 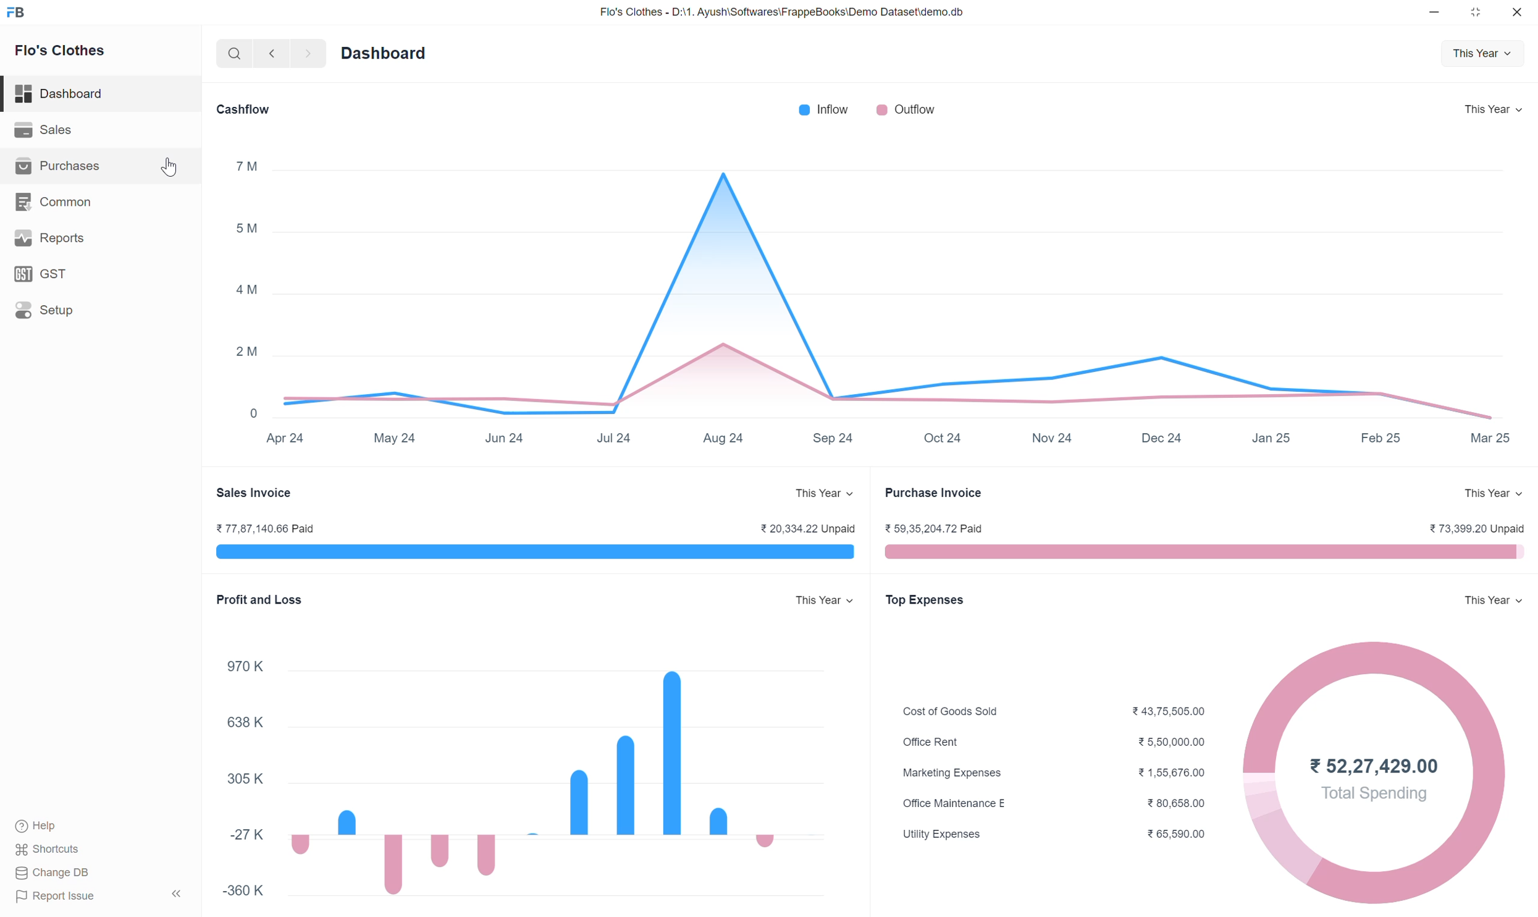 What do you see at coordinates (62, 53) in the screenshot?
I see `Flo's Clothes` at bounding box center [62, 53].